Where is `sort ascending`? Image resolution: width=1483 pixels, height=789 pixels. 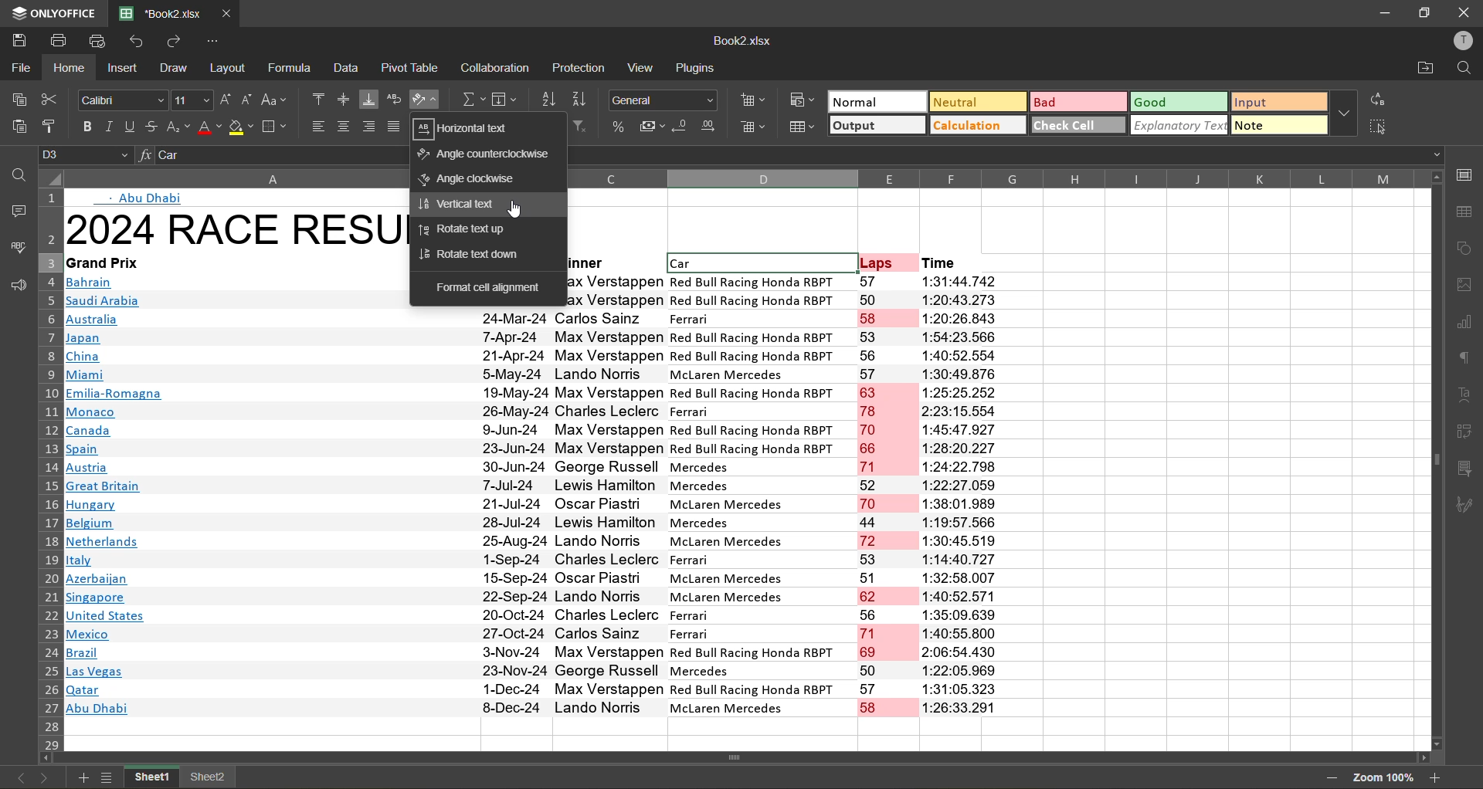
sort ascending is located at coordinates (550, 101).